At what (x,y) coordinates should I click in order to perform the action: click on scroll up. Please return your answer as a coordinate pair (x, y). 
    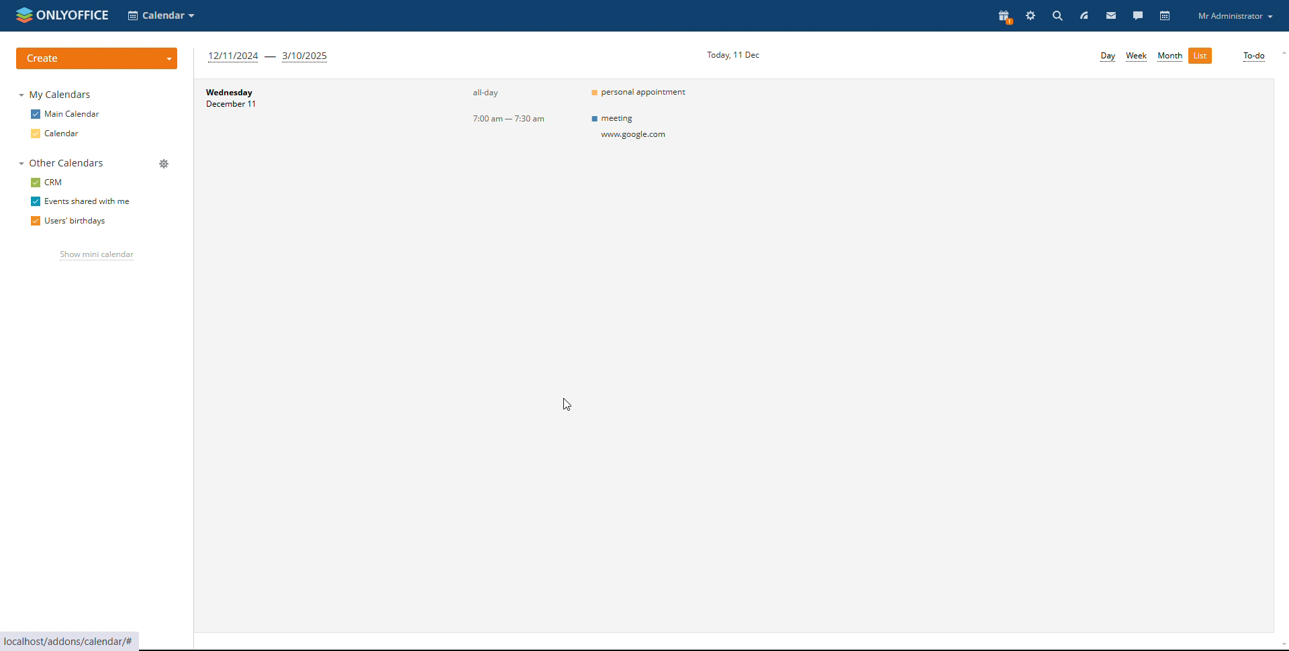
    Looking at the image, I should click on (1281, 53).